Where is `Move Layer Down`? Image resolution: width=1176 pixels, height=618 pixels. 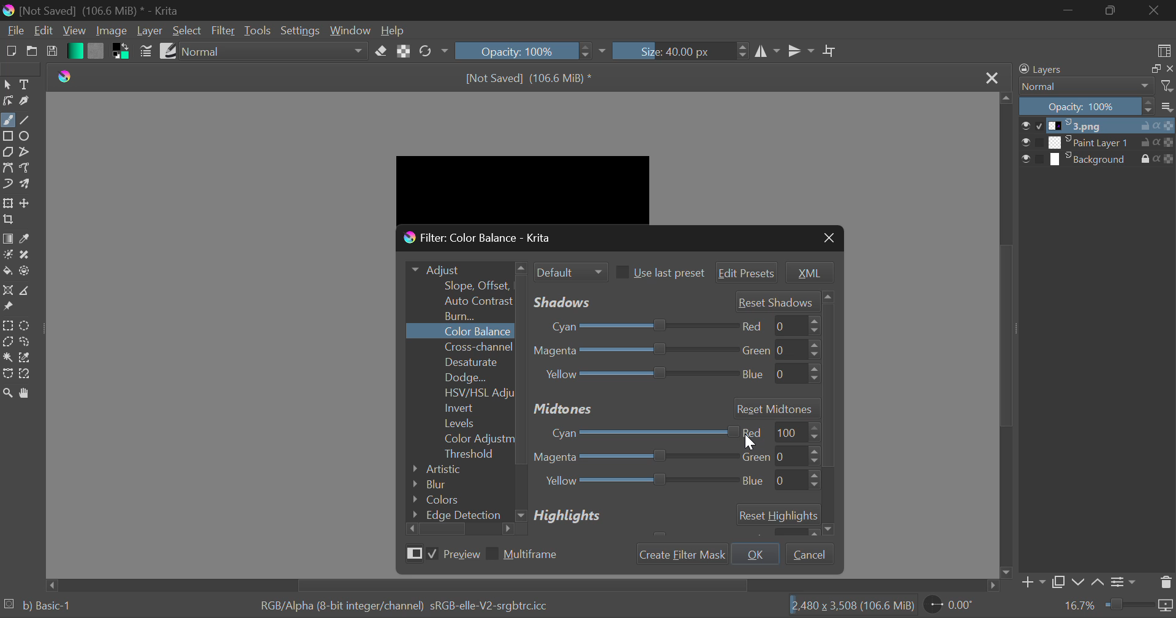
Move Layer Down is located at coordinates (1080, 581).